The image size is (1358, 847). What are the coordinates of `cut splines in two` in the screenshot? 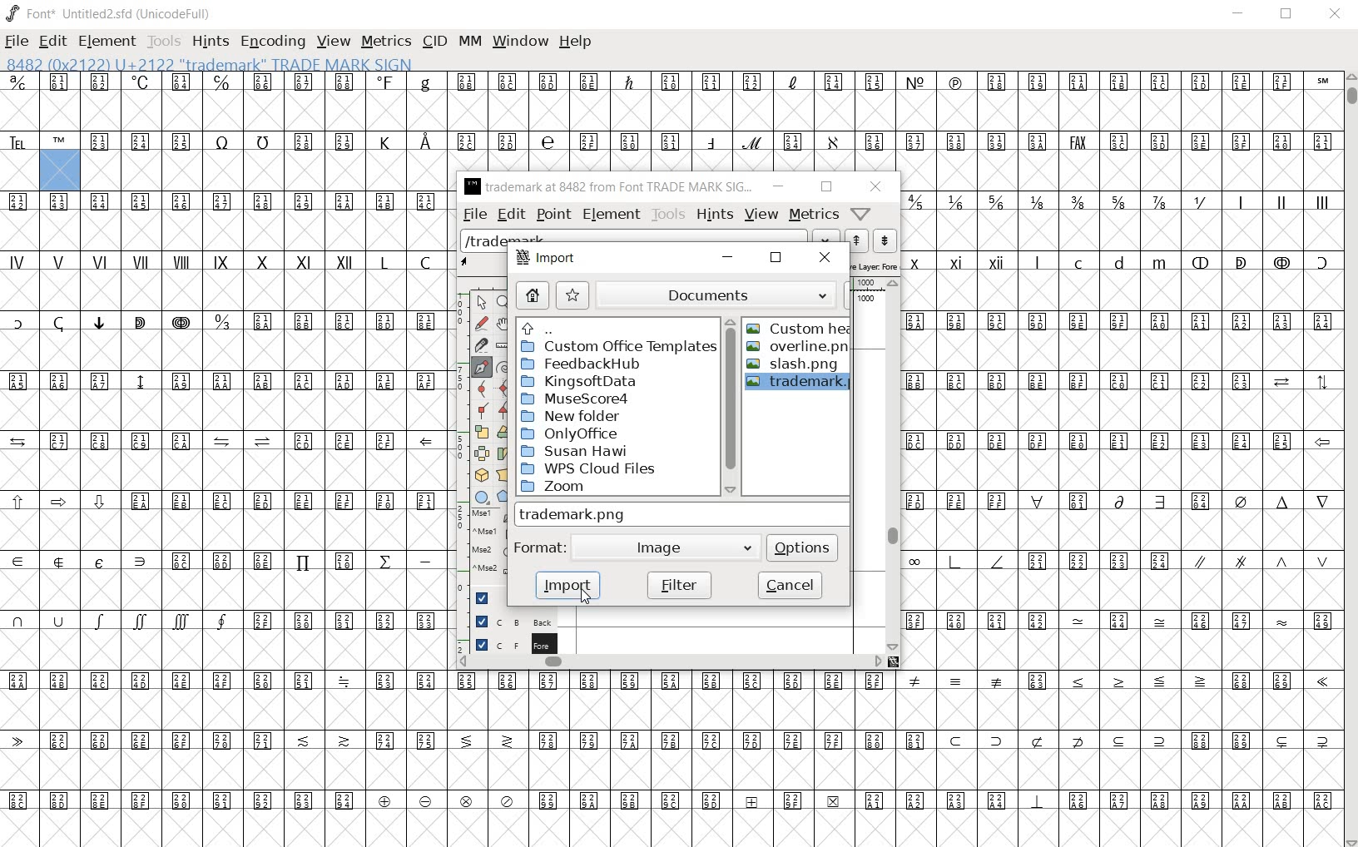 It's located at (479, 344).